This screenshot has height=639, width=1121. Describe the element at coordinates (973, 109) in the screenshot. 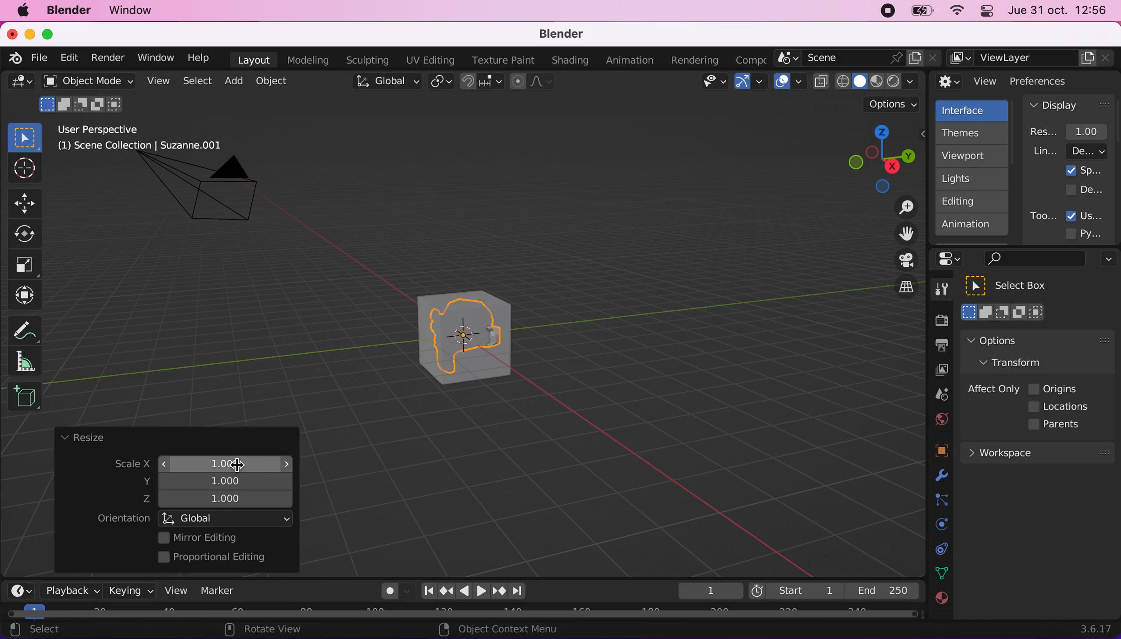

I see `interface` at that location.